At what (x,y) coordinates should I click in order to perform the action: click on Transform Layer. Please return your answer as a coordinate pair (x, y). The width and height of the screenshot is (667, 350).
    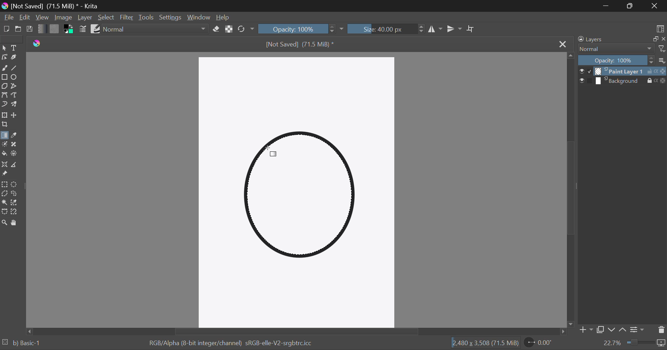
    Looking at the image, I should click on (5, 116).